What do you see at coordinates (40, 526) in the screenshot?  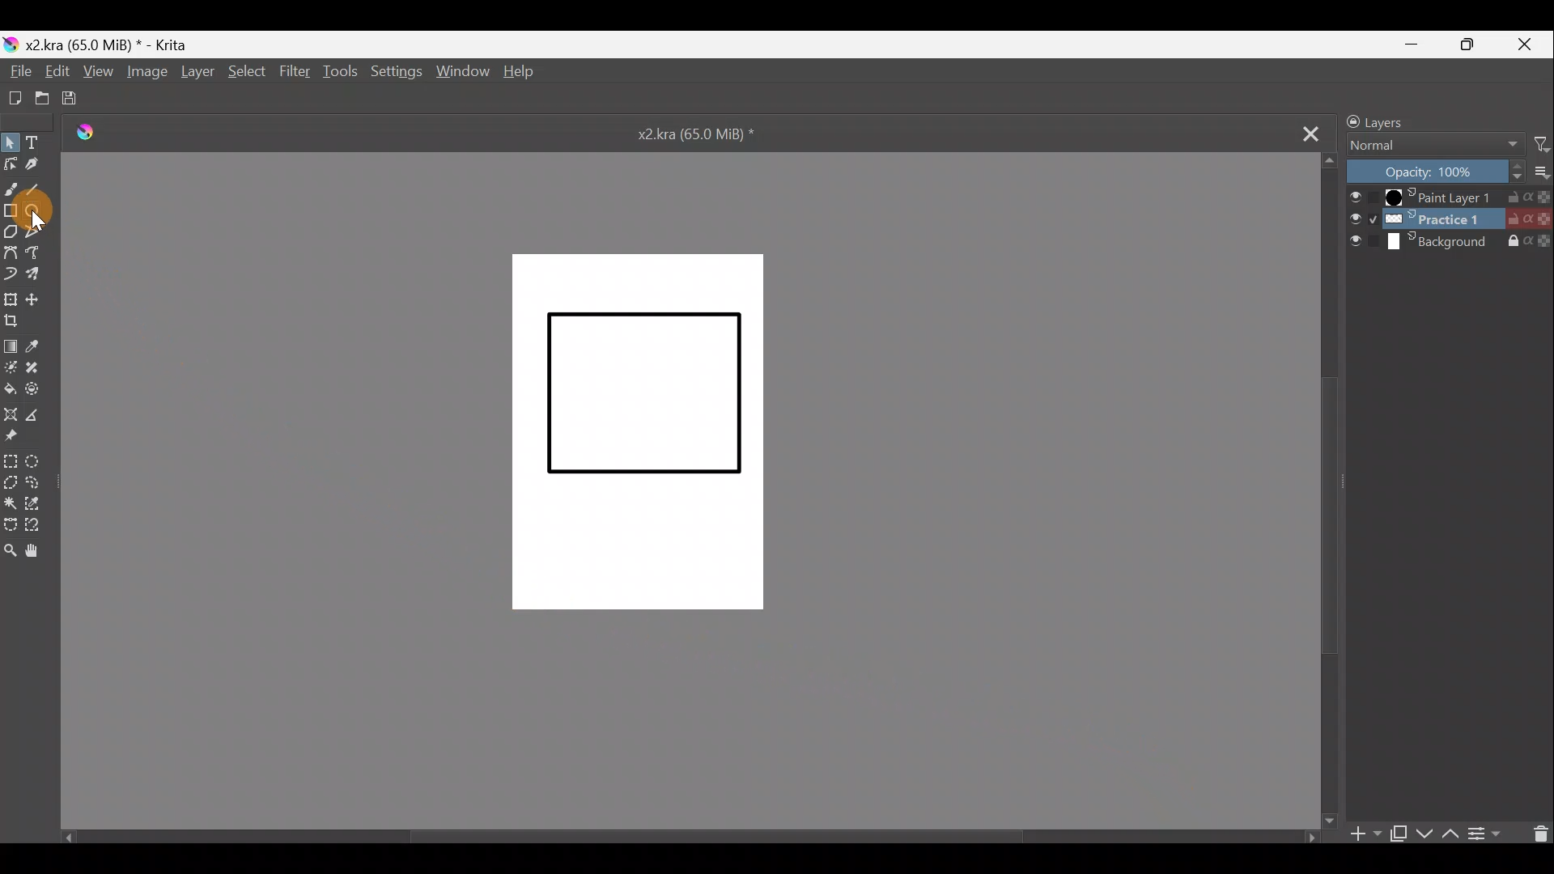 I see `Magnetic curve selection tool` at bounding box center [40, 526].